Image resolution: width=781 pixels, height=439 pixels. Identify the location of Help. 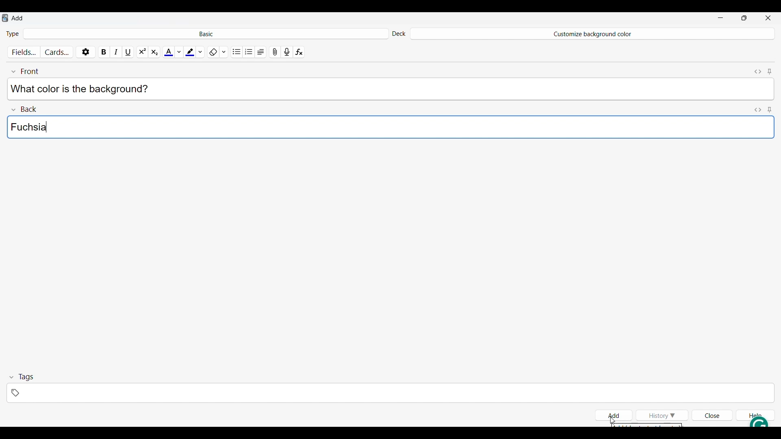
(755, 413).